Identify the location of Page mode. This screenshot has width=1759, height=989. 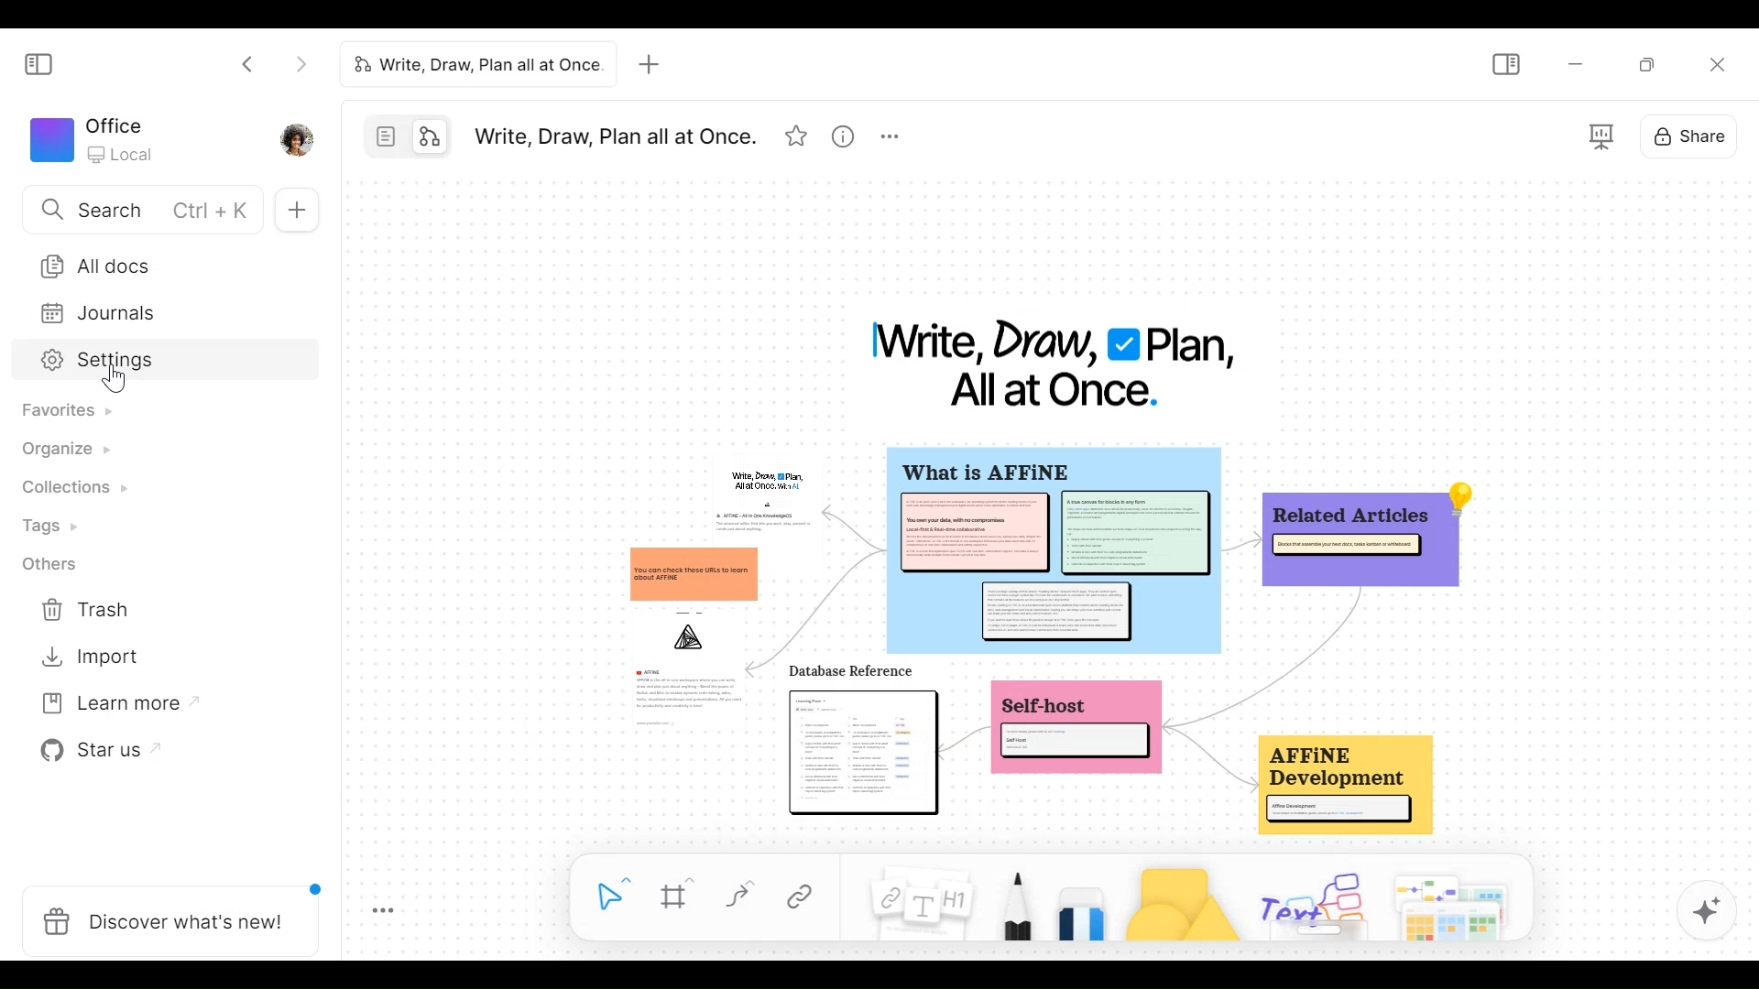
(386, 136).